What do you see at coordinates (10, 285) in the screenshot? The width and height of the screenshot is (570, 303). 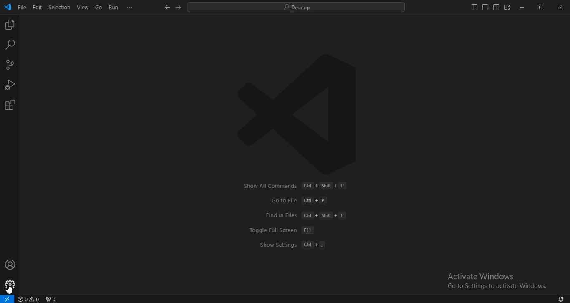 I see `profile` at bounding box center [10, 285].